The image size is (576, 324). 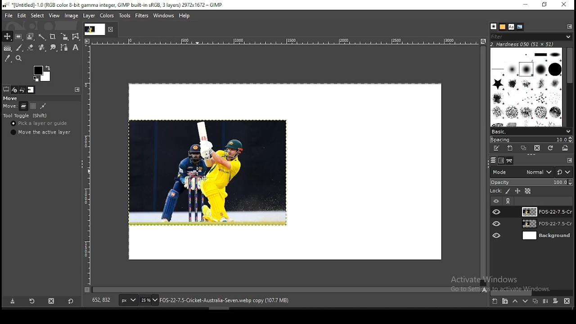 I want to click on scale, so click(x=88, y=165).